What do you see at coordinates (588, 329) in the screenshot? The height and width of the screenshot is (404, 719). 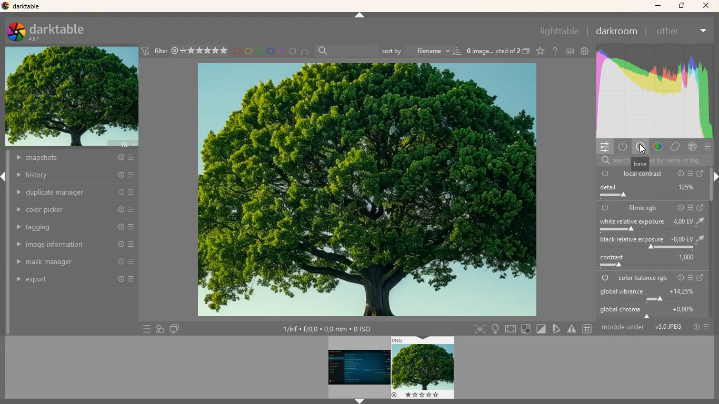 I see `hashtag` at bounding box center [588, 329].